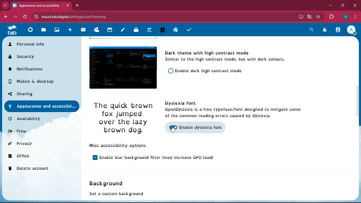 Image resolution: width=361 pixels, height=203 pixels. I want to click on enable, so click(179, 110).